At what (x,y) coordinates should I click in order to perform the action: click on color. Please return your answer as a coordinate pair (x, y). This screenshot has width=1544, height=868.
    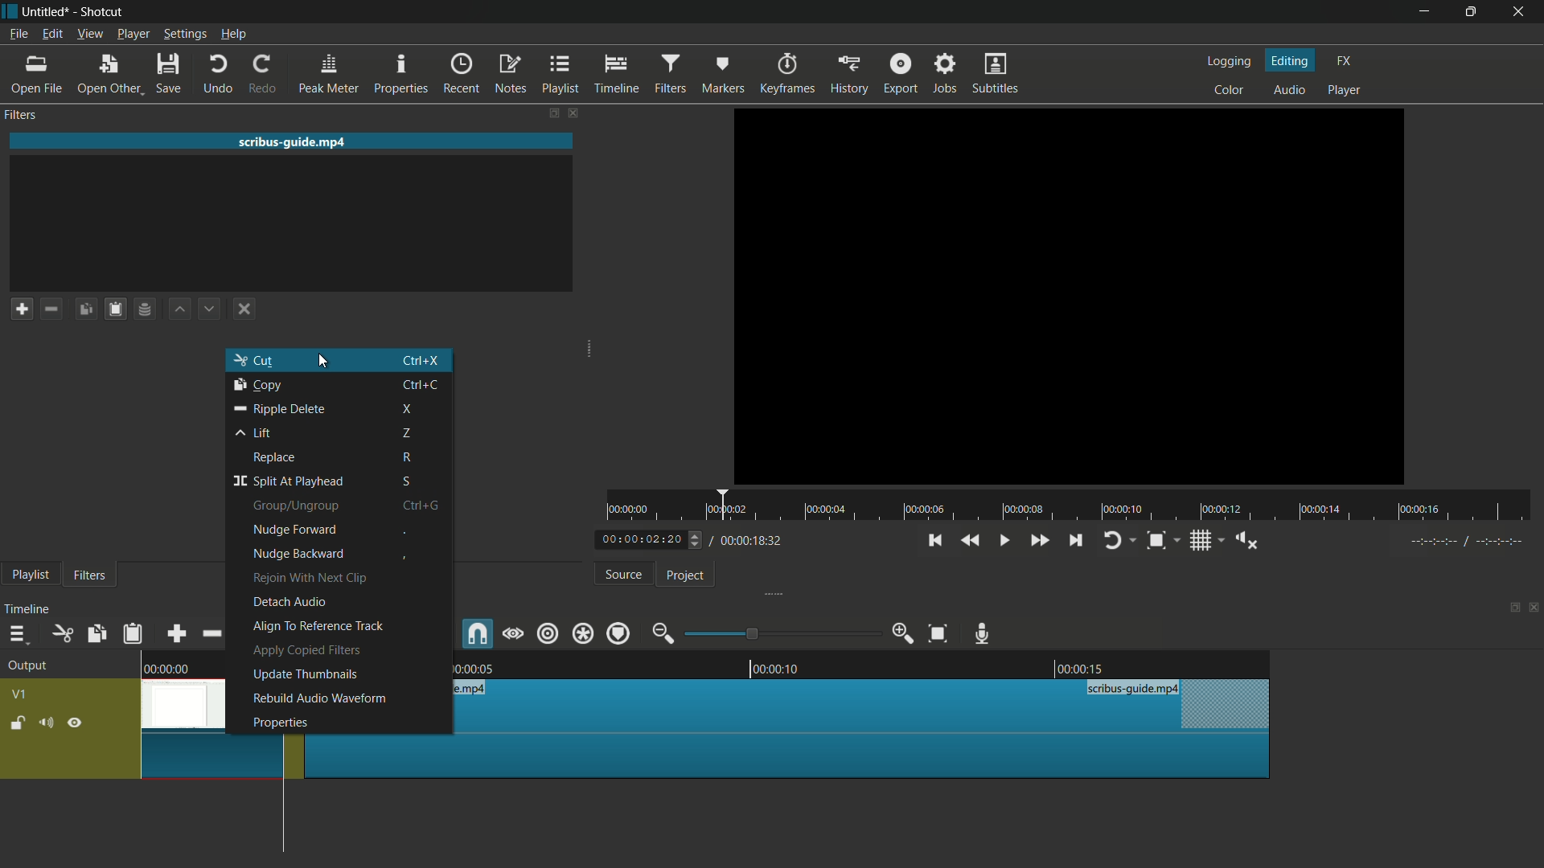
    Looking at the image, I should click on (1229, 88).